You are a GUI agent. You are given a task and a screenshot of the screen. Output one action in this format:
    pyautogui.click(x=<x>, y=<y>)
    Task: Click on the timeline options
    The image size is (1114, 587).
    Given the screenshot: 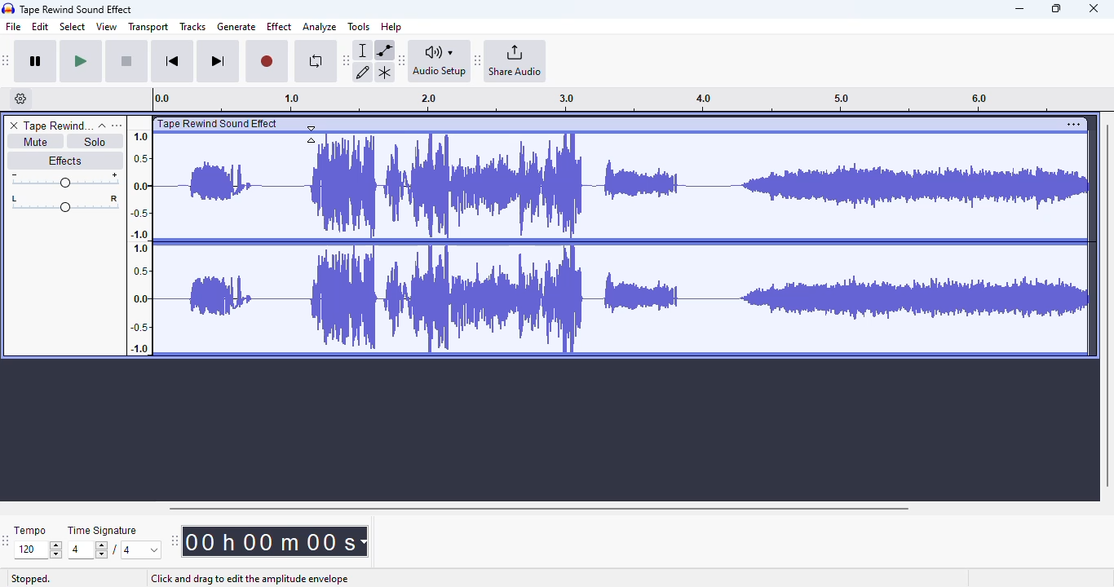 What is the action you would take?
    pyautogui.click(x=21, y=99)
    